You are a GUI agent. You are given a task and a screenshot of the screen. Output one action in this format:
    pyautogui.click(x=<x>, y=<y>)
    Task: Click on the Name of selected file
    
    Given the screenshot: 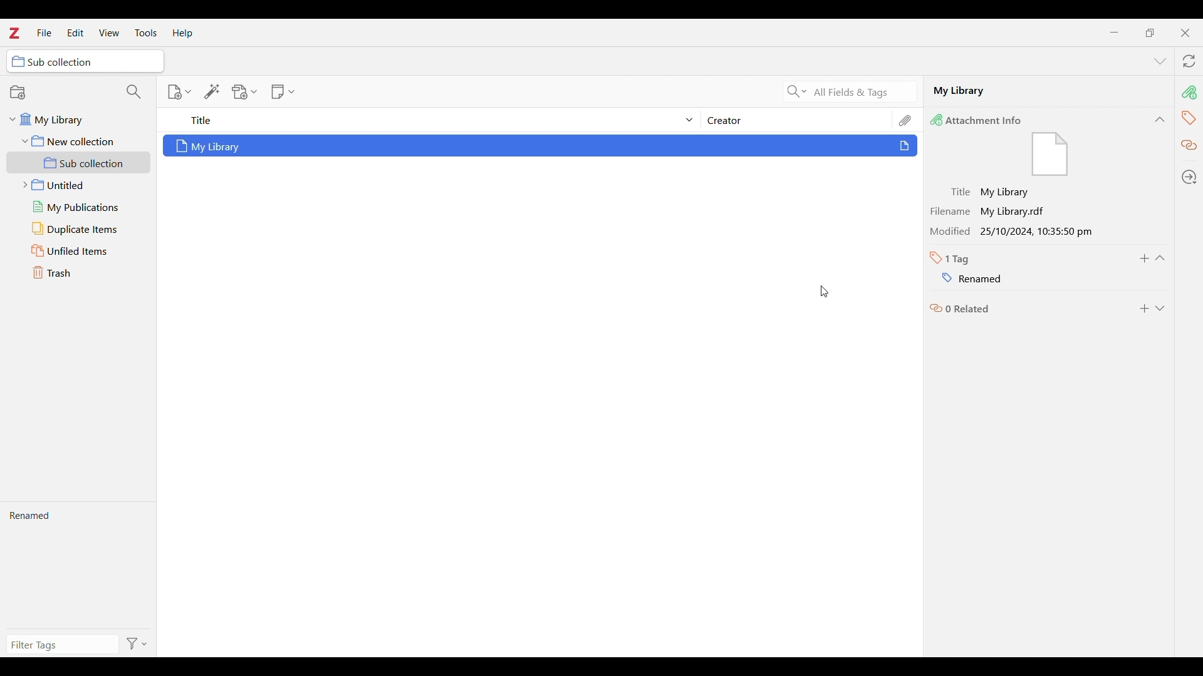 What is the action you would take?
    pyautogui.click(x=1034, y=90)
    